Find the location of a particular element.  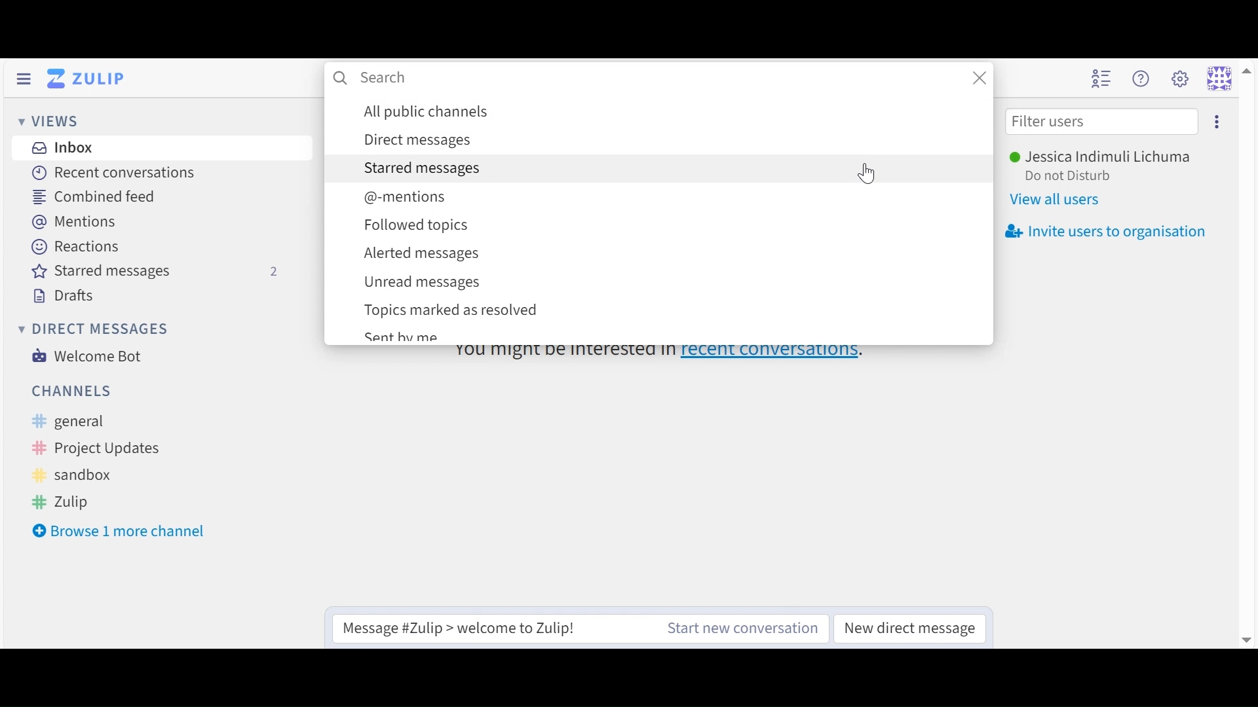

@-mentions is located at coordinates (670, 196).